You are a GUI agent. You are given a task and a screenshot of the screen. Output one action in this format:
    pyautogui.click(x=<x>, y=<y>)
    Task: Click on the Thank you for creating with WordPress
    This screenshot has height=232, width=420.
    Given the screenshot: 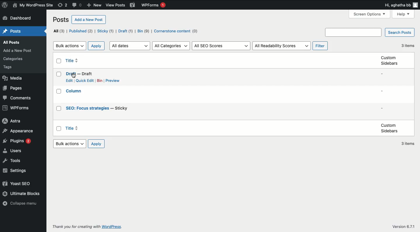 What is the action you would take?
    pyautogui.click(x=76, y=226)
    